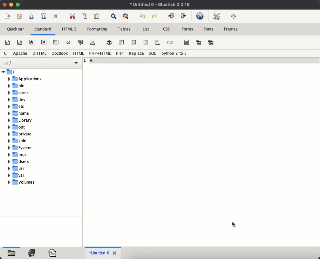 The height and width of the screenshot is (259, 320). What do you see at coordinates (39, 53) in the screenshot?
I see `html` at bounding box center [39, 53].